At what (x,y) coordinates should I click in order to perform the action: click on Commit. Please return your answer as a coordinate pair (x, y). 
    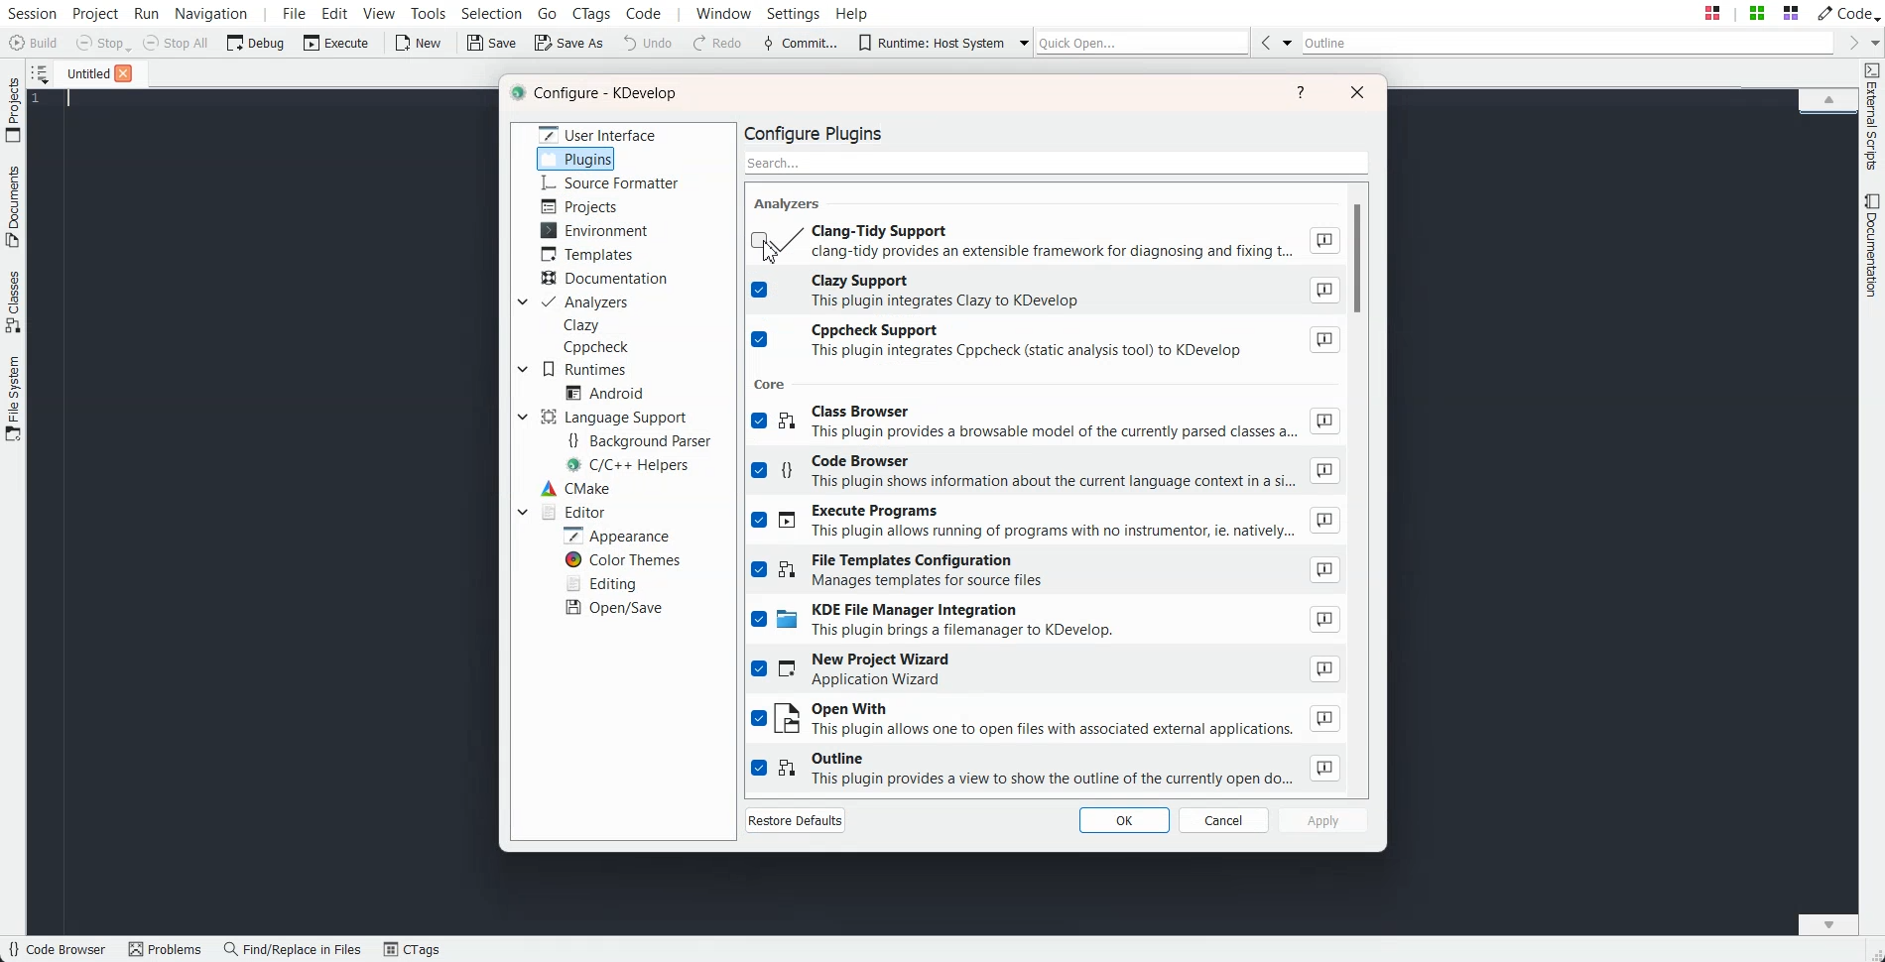
    Looking at the image, I should click on (801, 44).